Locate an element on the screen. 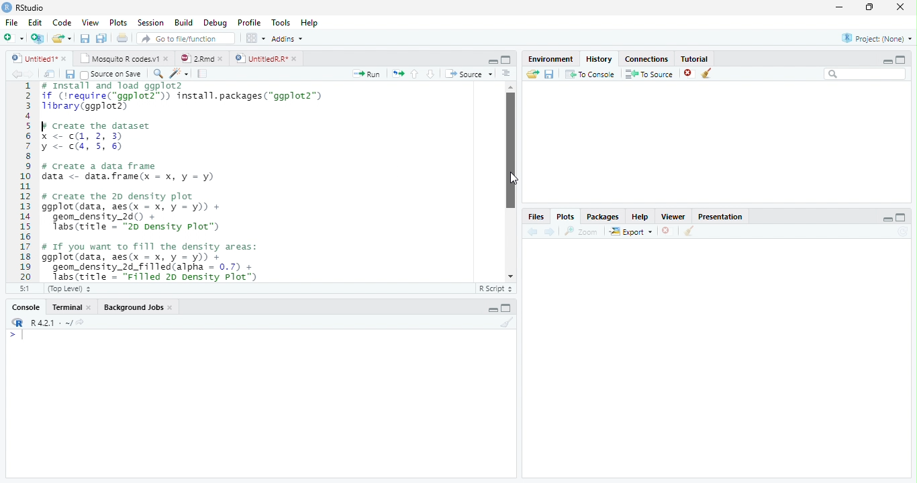 The width and height of the screenshot is (917, 483). Packages is located at coordinates (602, 218).